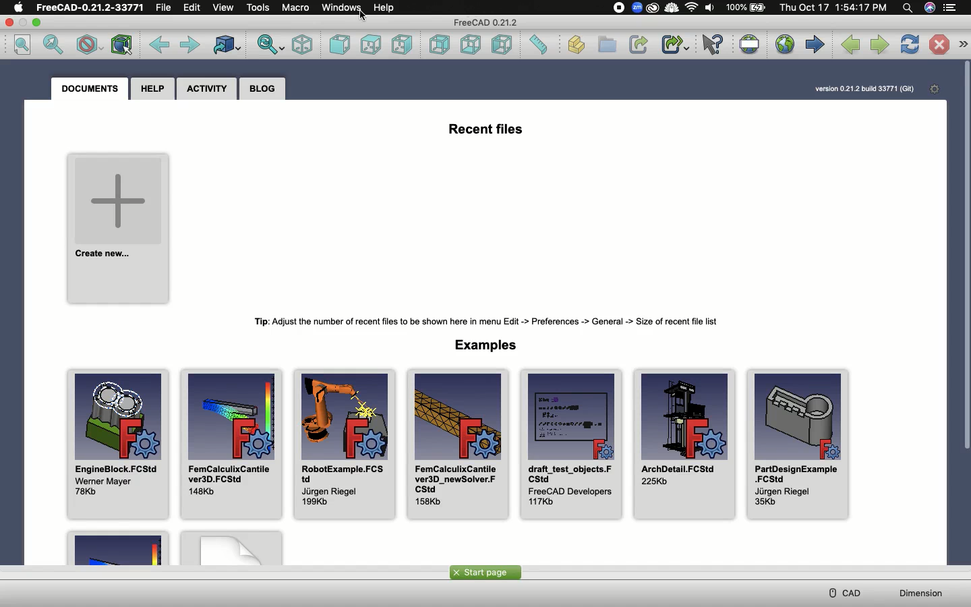  Describe the element at coordinates (746, 7) in the screenshot. I see `Charge` at that location.